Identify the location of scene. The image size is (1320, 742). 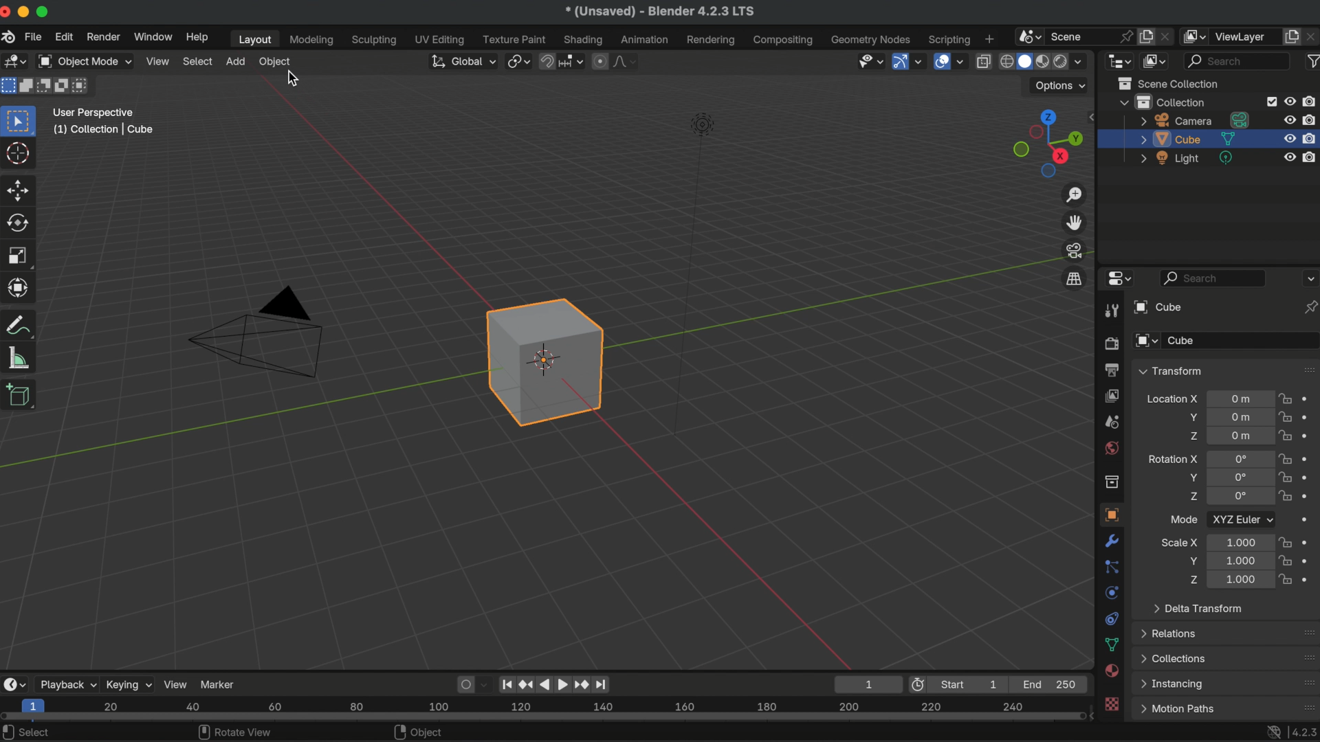
(1111, 422).